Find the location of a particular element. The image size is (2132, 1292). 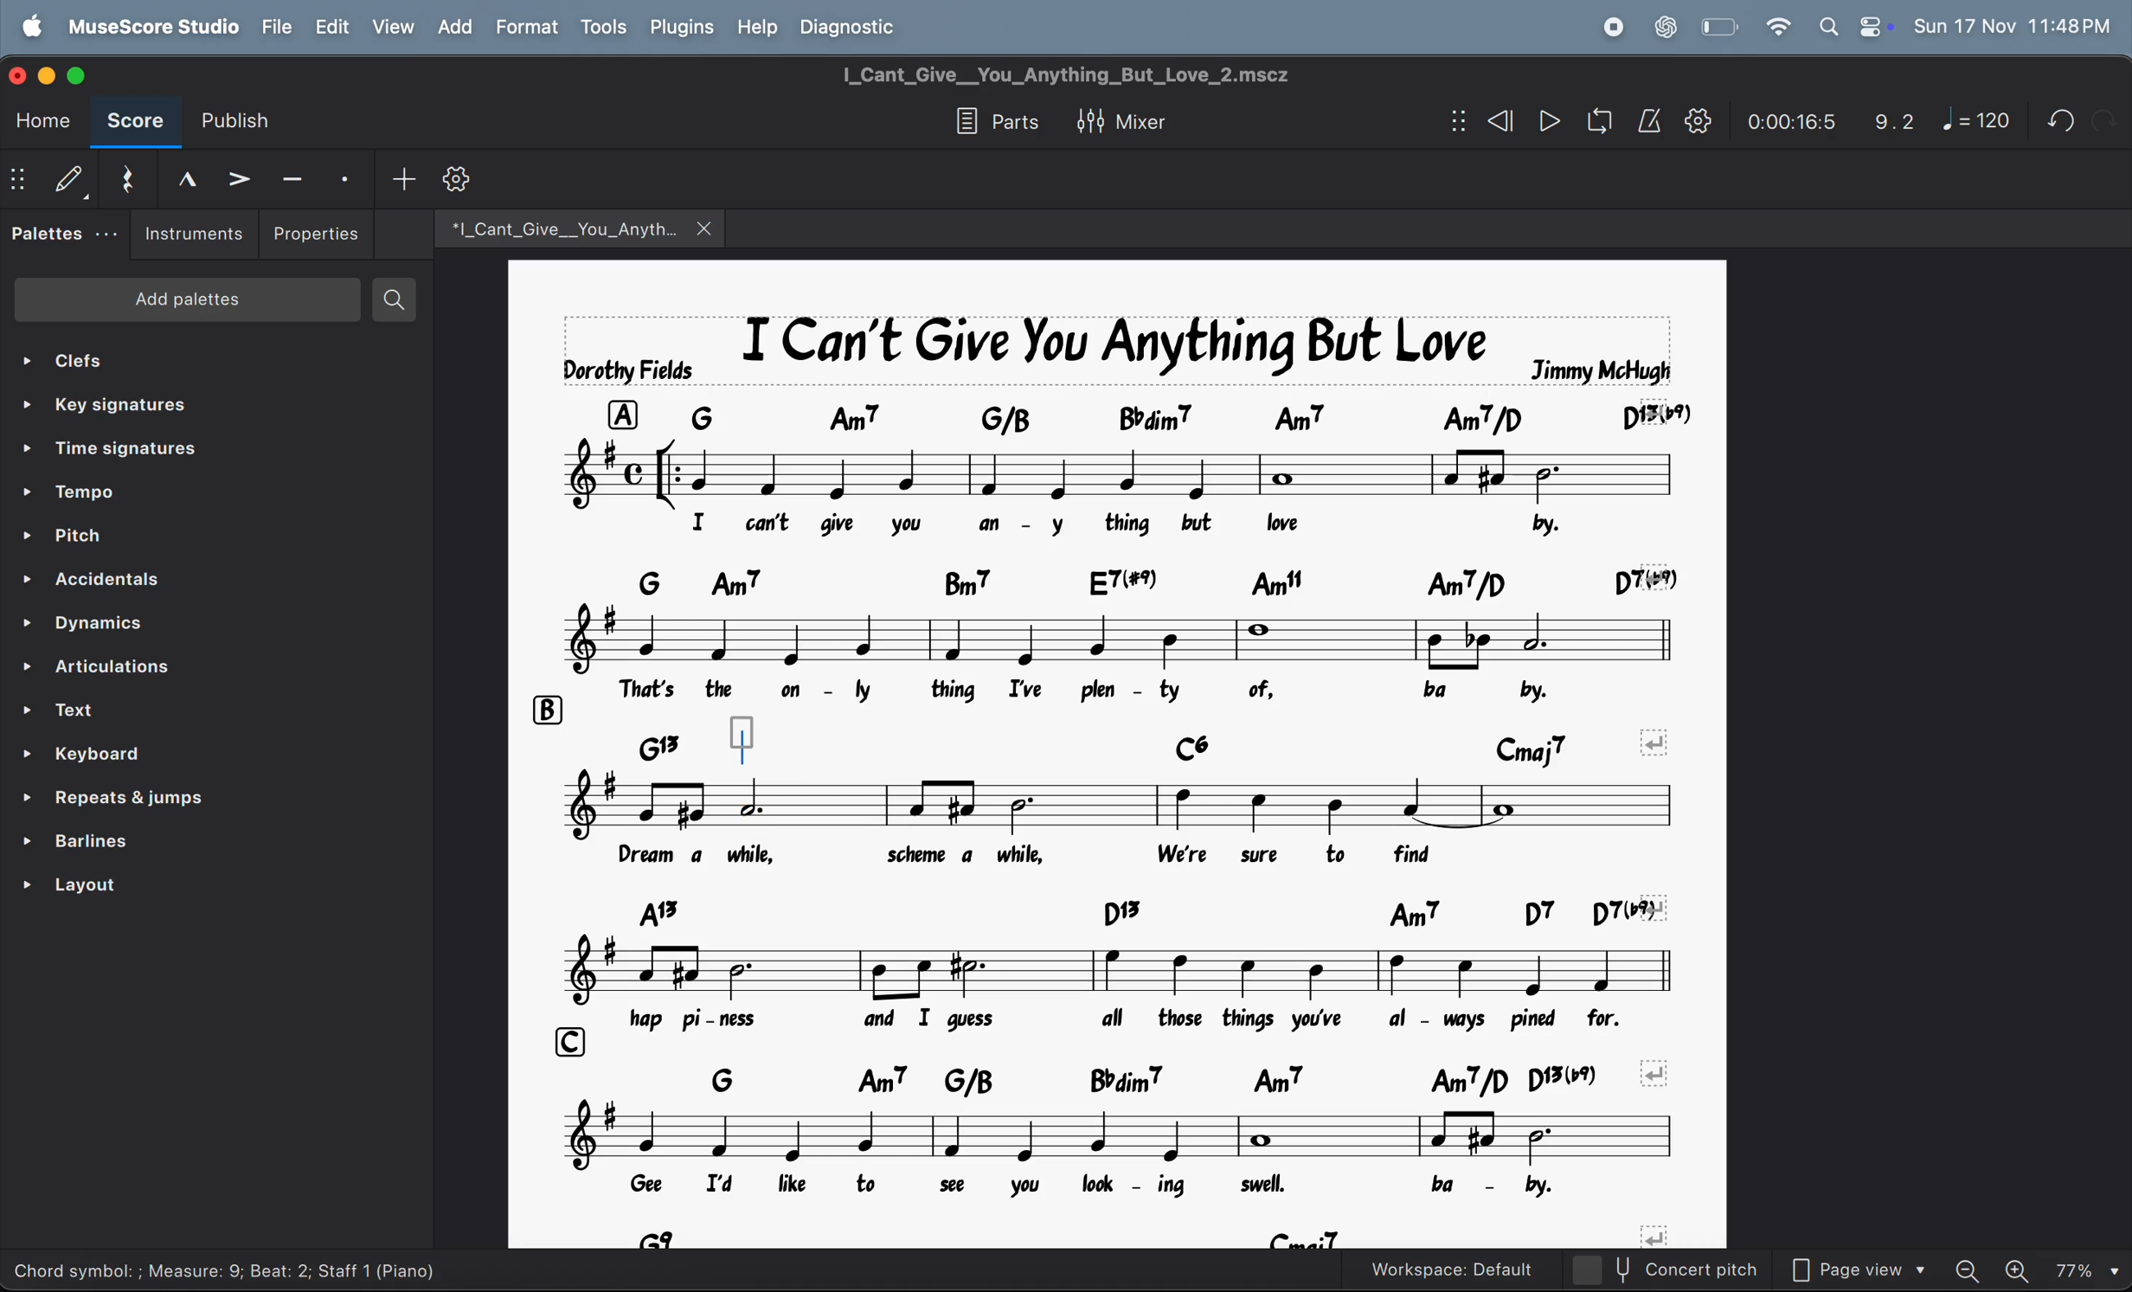

diagnostic is located at coordinates (858, 29).